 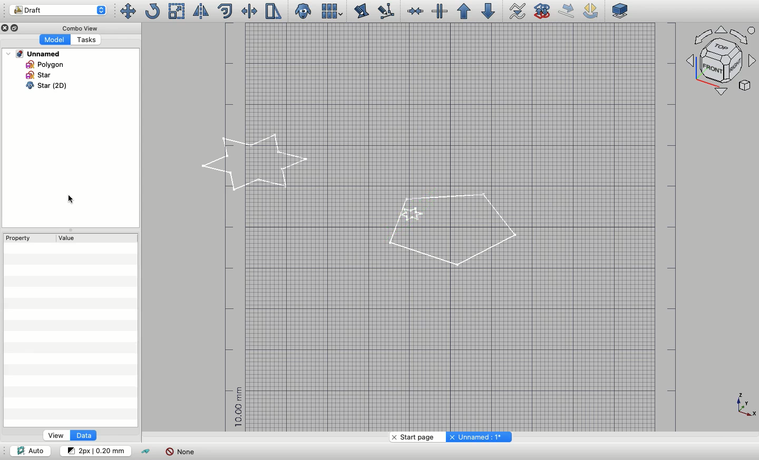 What do you see at coordinates (54, 40) in the screenshot?
I see `Model` at bounding box center [54, 40].